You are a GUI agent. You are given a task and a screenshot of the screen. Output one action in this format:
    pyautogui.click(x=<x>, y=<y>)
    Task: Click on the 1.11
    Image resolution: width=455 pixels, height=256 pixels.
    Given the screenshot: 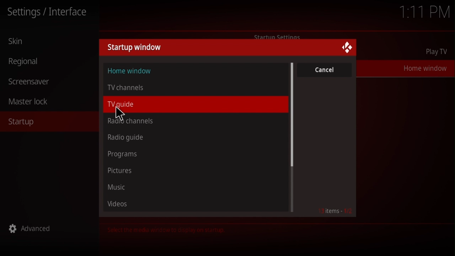 What is the action you would take?
    pyautogui.click(x=425, y=12)
    